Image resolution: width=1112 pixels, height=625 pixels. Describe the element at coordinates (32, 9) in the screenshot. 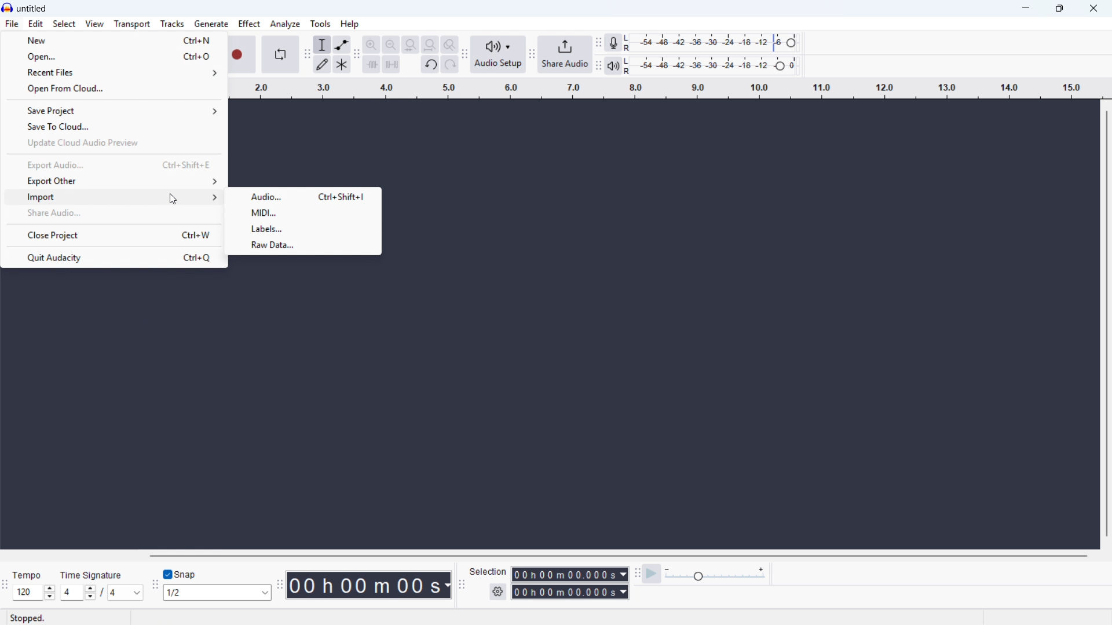

I see `untitled` at that location.